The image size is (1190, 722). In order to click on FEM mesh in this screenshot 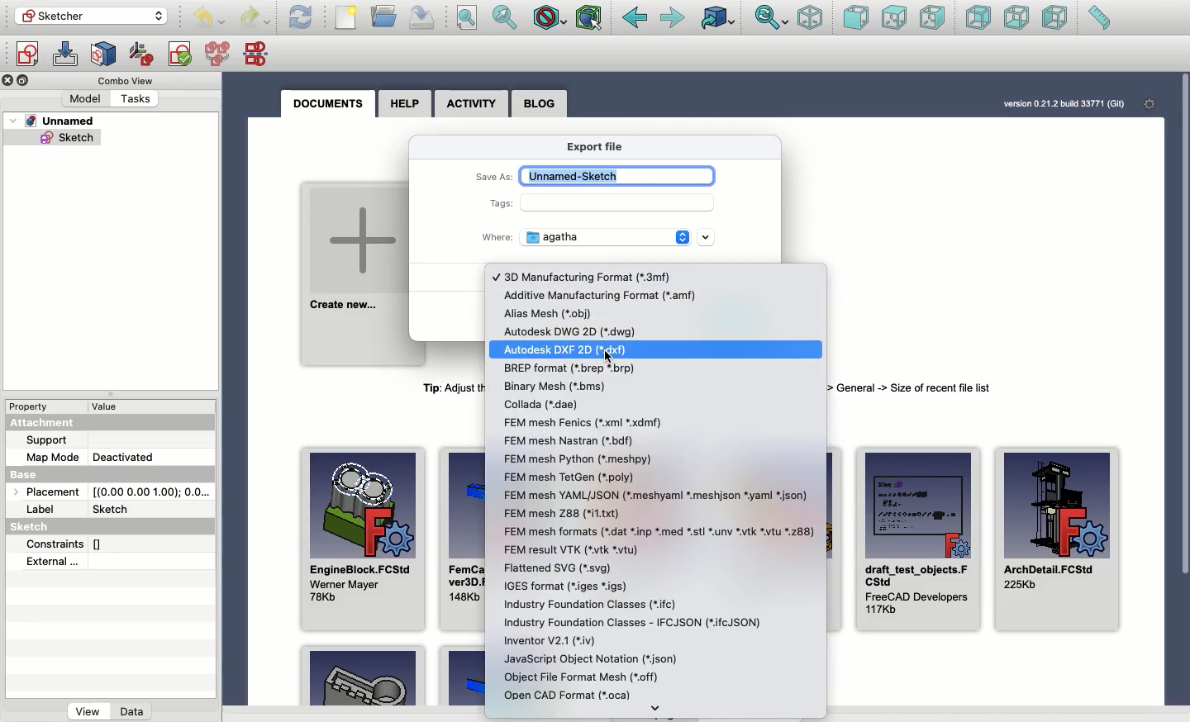, I will do `click(570, 477)`.